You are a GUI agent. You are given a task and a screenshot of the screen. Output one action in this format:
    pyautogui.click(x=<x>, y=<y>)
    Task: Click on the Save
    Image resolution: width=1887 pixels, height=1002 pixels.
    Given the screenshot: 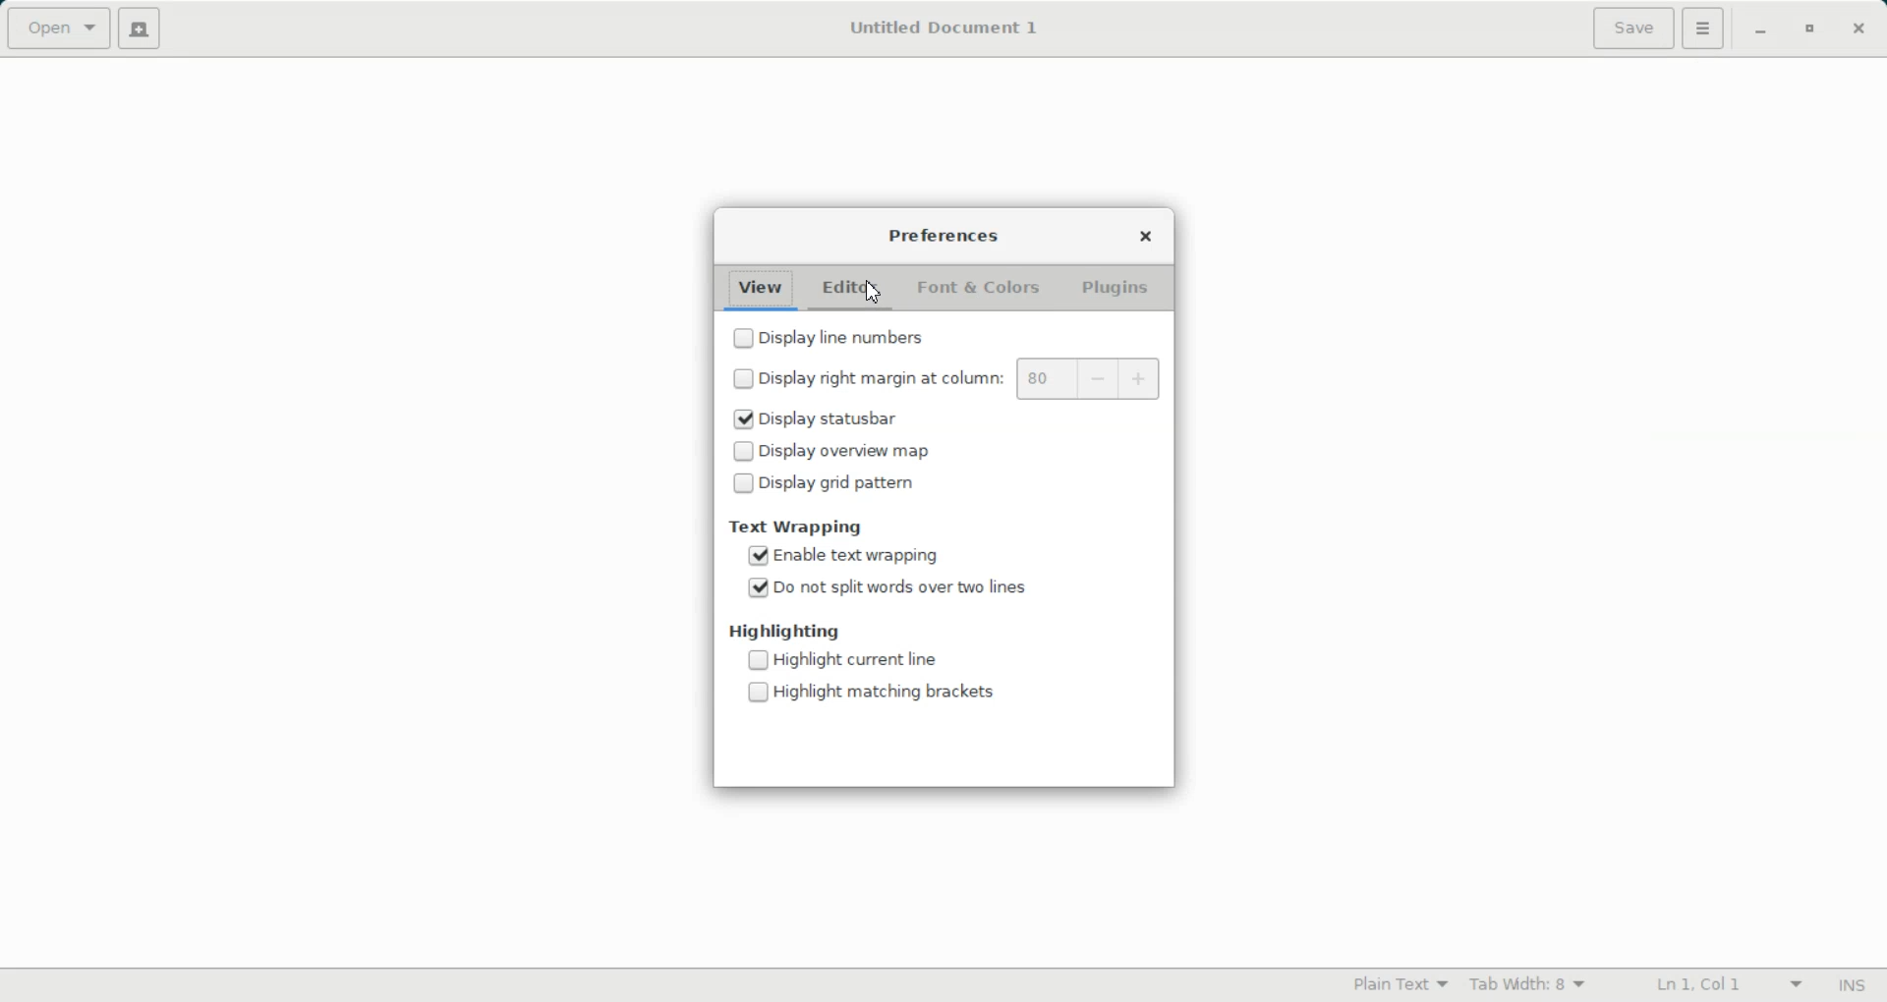 What is the action you would take?
    pyautogui.click(x=1631, y=28)
    